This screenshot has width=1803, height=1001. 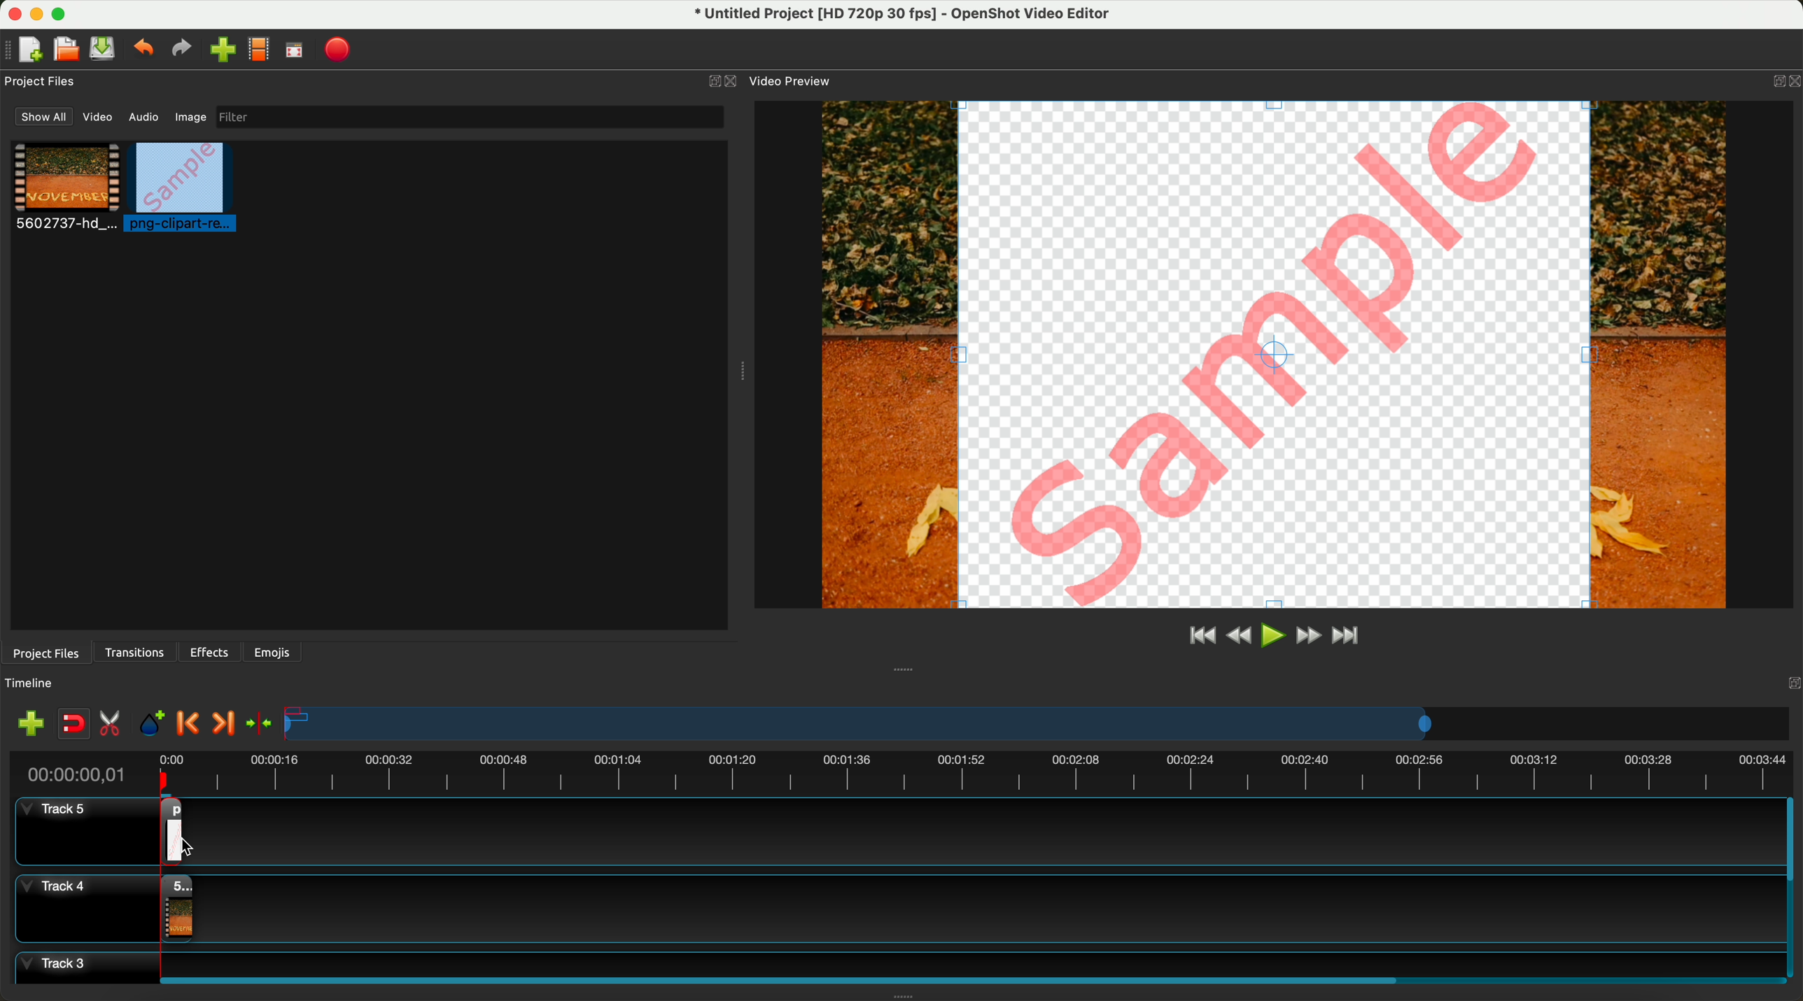 I want to click on add mark, so click(x=155, y=726).